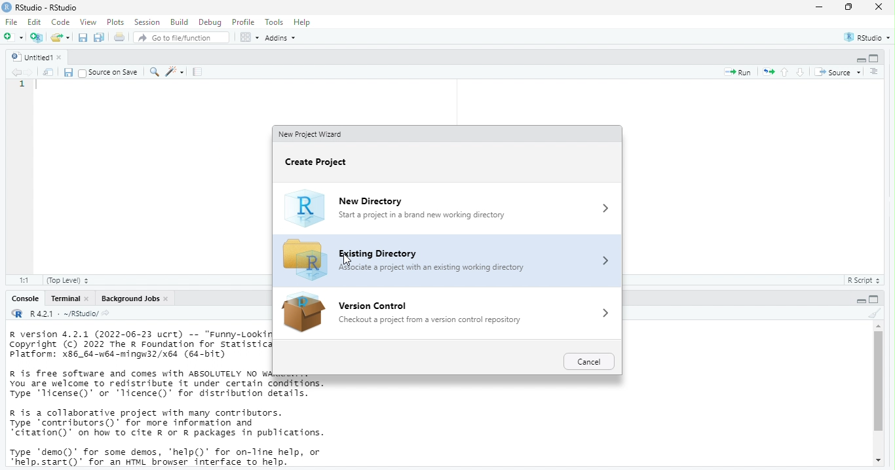  Describe the element at coordinates (60, 22) in the screenshot. I see `code` at that location.